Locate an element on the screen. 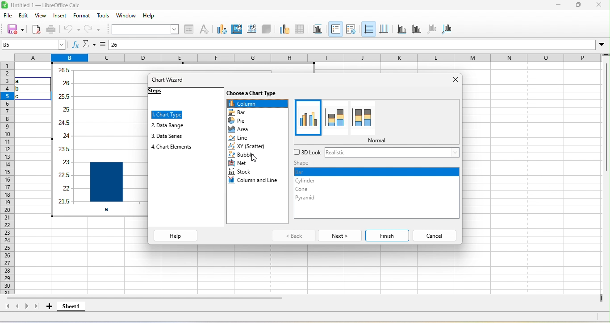  bar is located at coordinates (378, 172).